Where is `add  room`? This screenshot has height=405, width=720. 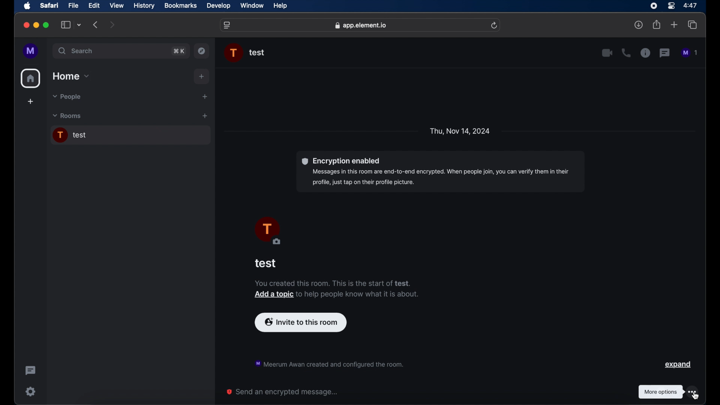
add  room is located at coordinates (205, 116).